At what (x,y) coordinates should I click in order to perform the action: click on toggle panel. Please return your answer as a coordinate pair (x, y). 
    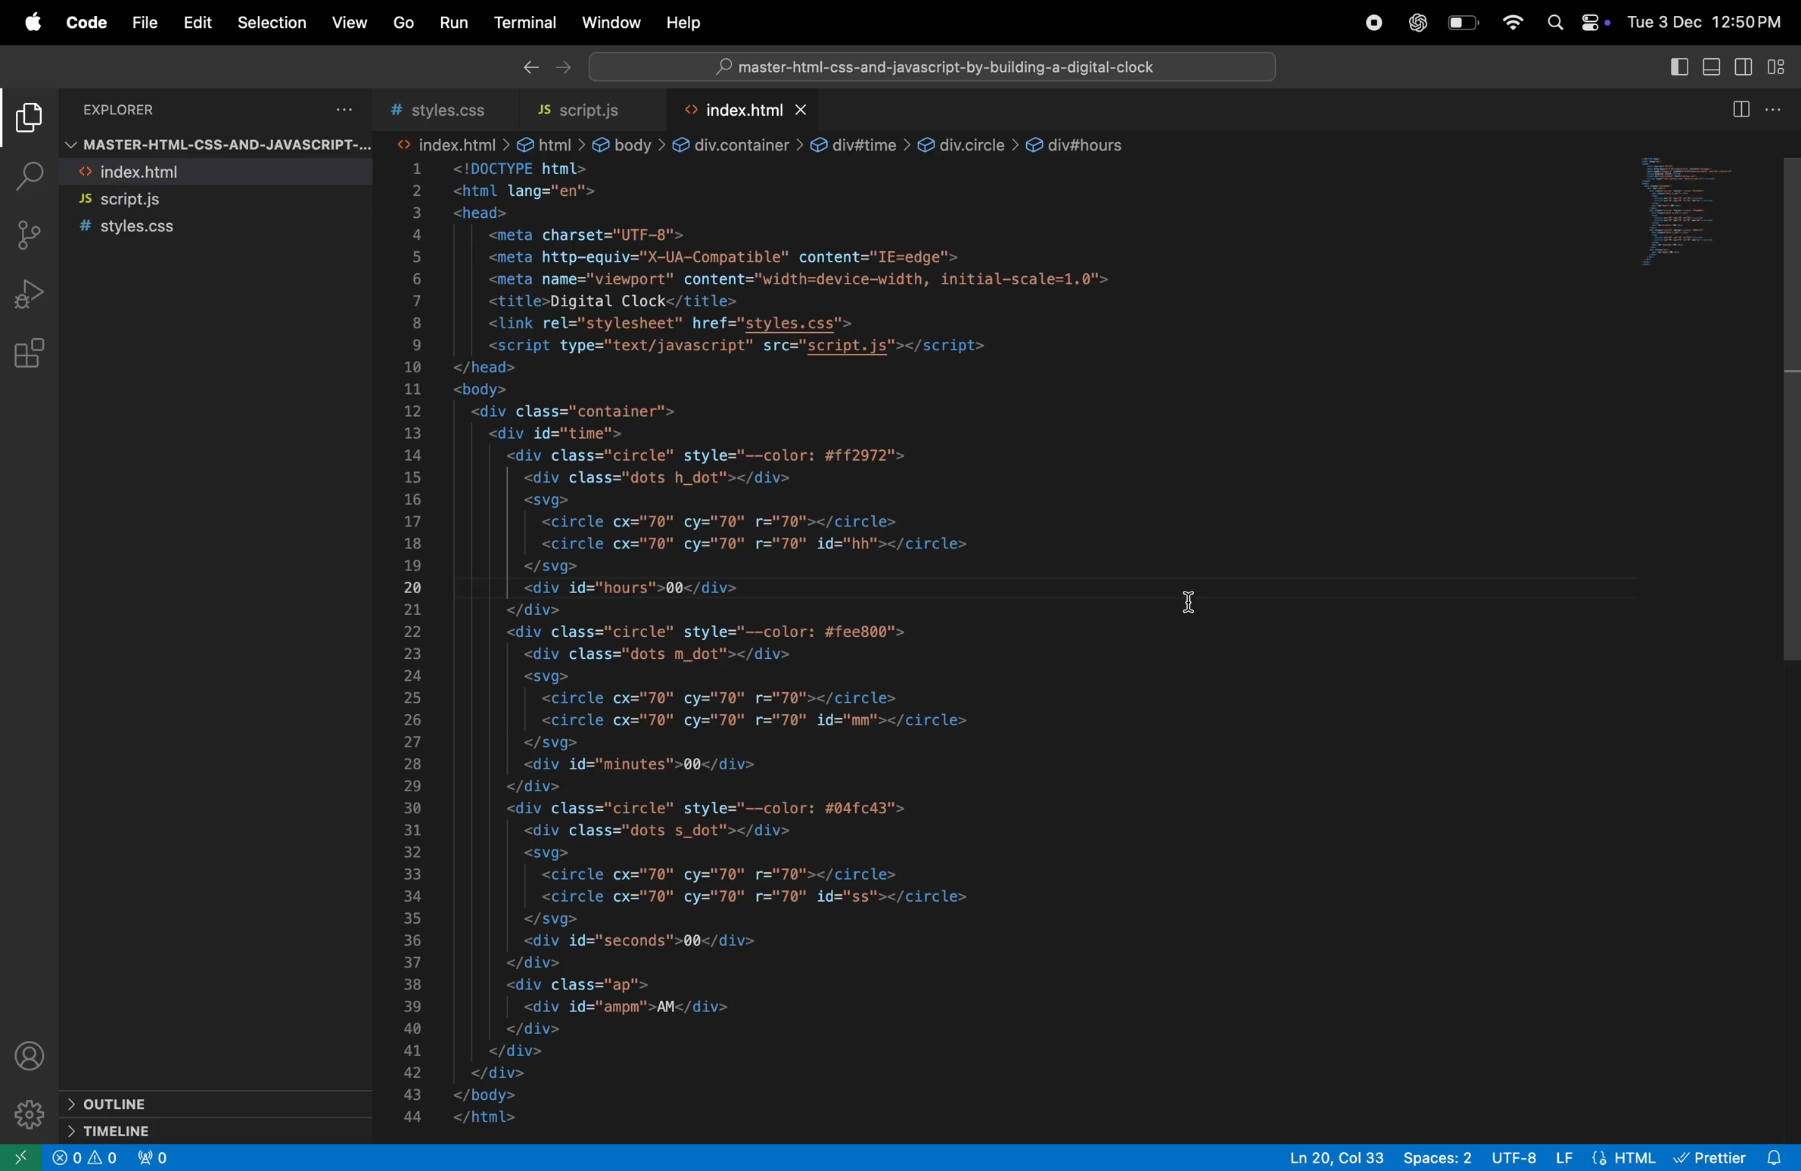
    Looking at the image, I should click on (1709, 67).